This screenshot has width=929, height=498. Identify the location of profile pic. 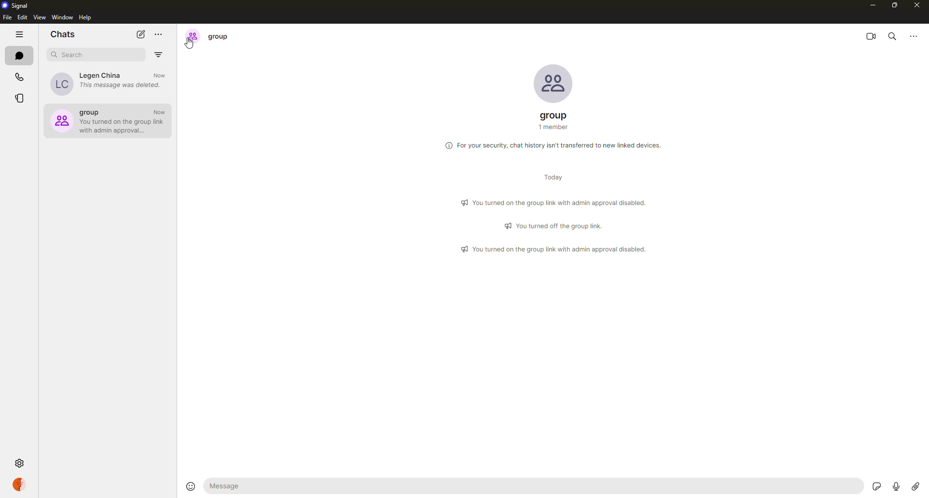
(547, 83).